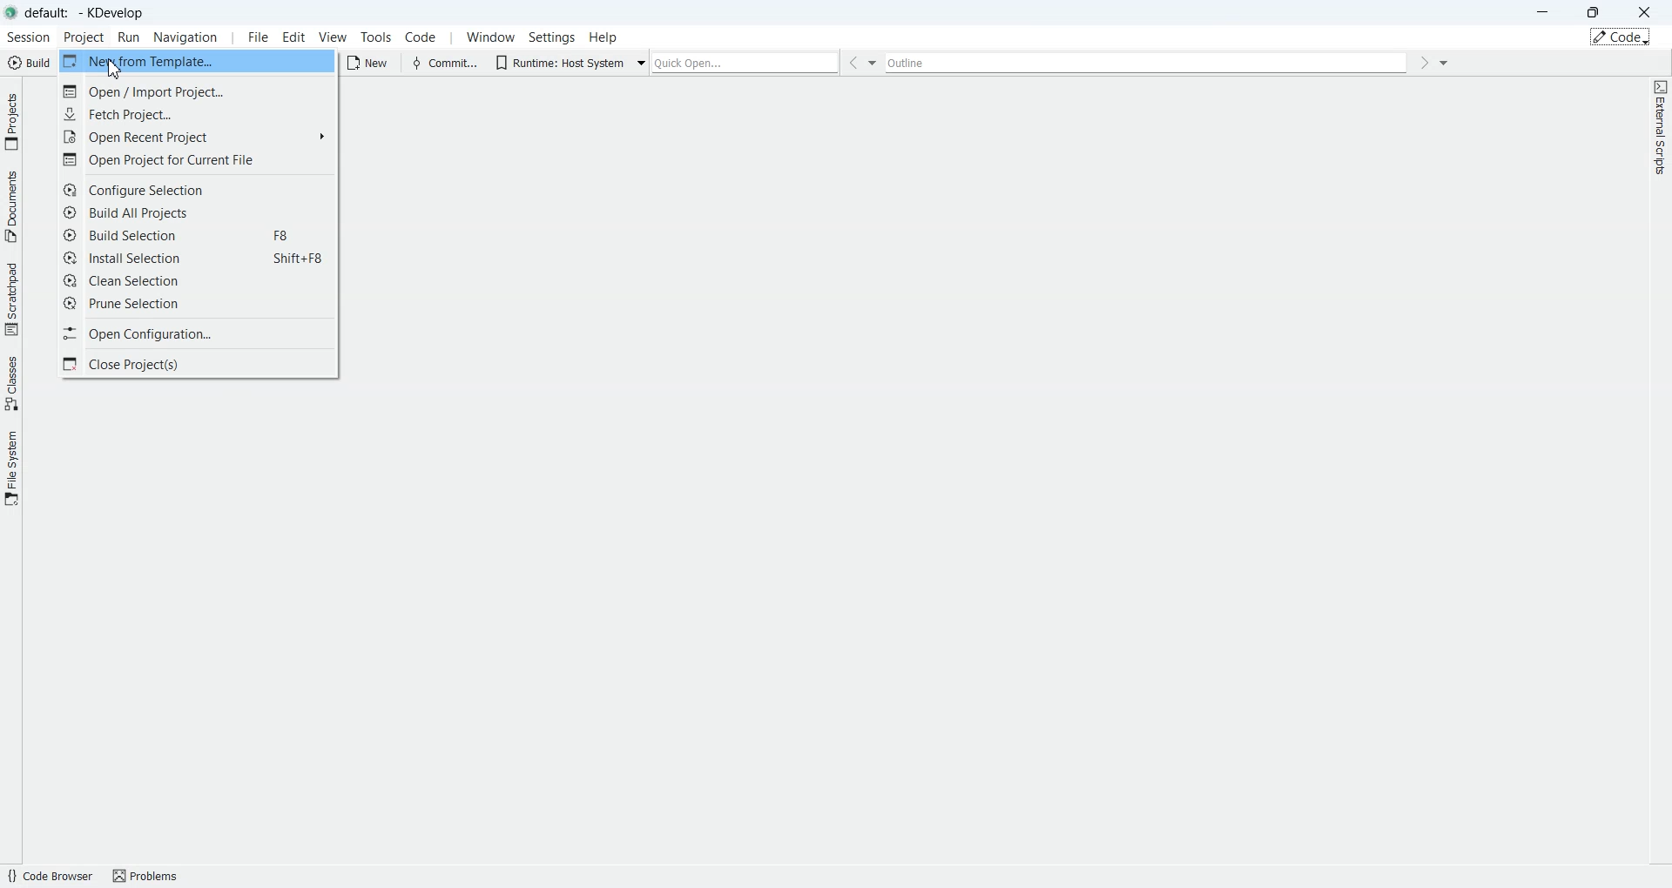 This screenshot has width=1672, height=888. Describe the element at coordinates (198, 235) in the screenshot. I see `Build Selection` at that location.